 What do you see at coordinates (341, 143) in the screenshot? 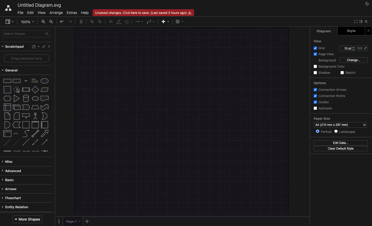
I see `Edit data` at bounding box center [341, 143].